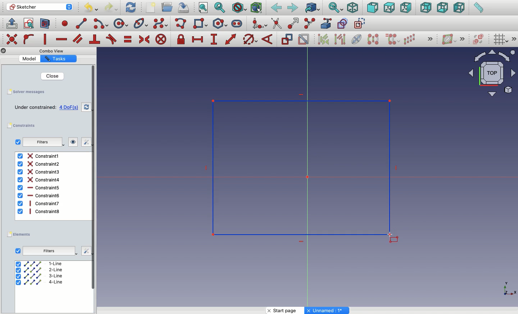 The height and width of the screenshot is (314, 518). Describe the element at coordinates (71, 107) in the screenshot. I see `4 DoFs` at that location.